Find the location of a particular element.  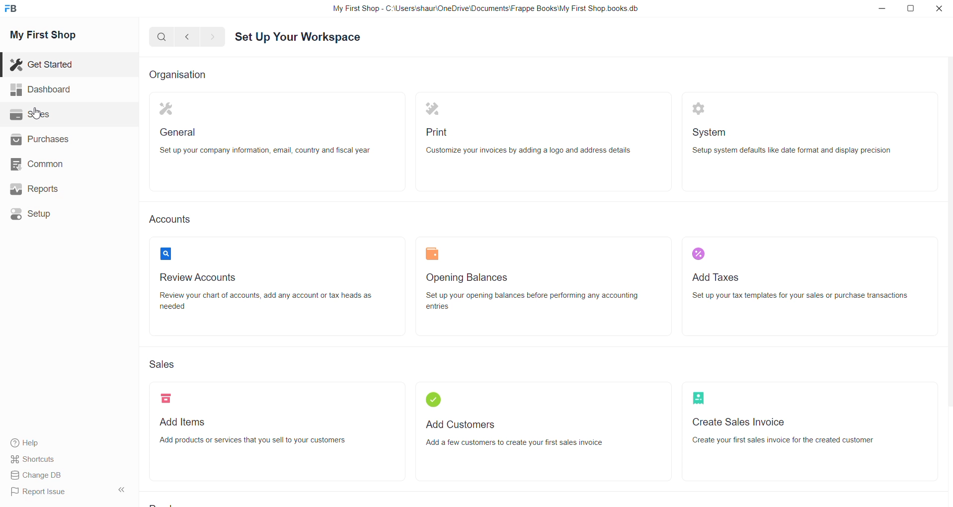

Common is located at coordinates (39, 164).